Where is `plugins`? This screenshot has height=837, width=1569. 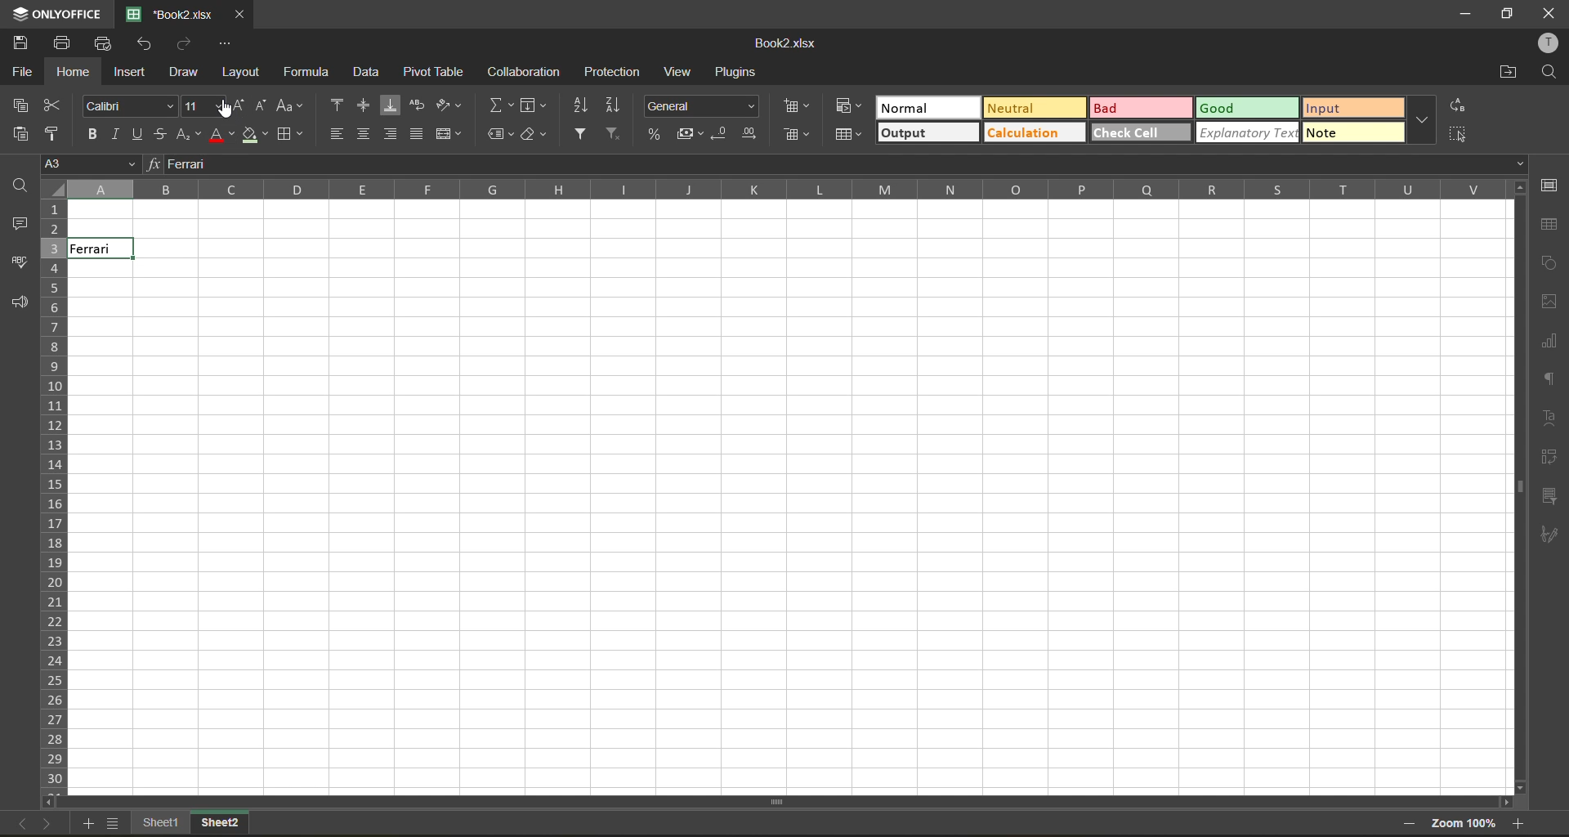 plugins is located at coordinates (740, 71).